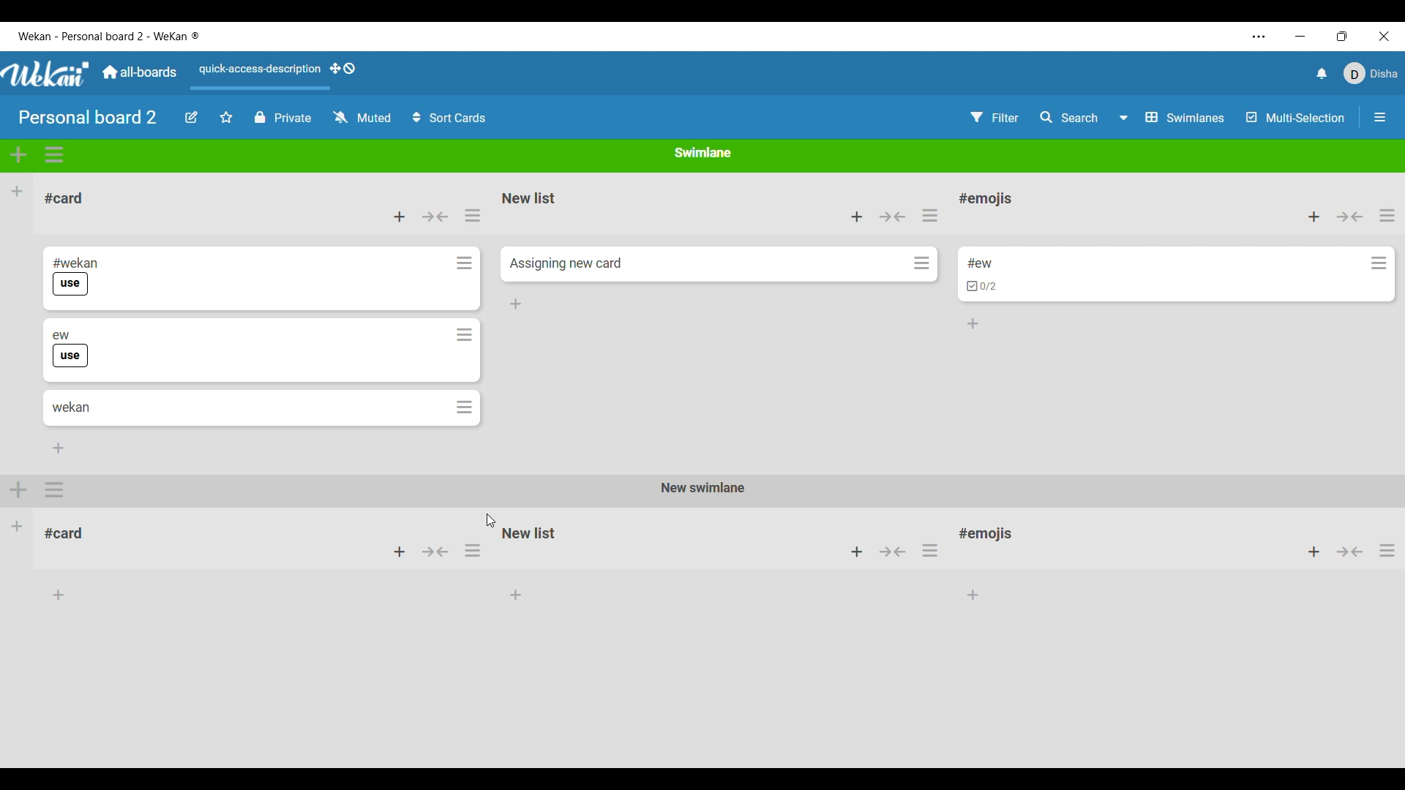 This screenshot has height=790, width=1405. Describe the element at coordinates (893, 217) in the screenshot. I see `Collapse` at that location.